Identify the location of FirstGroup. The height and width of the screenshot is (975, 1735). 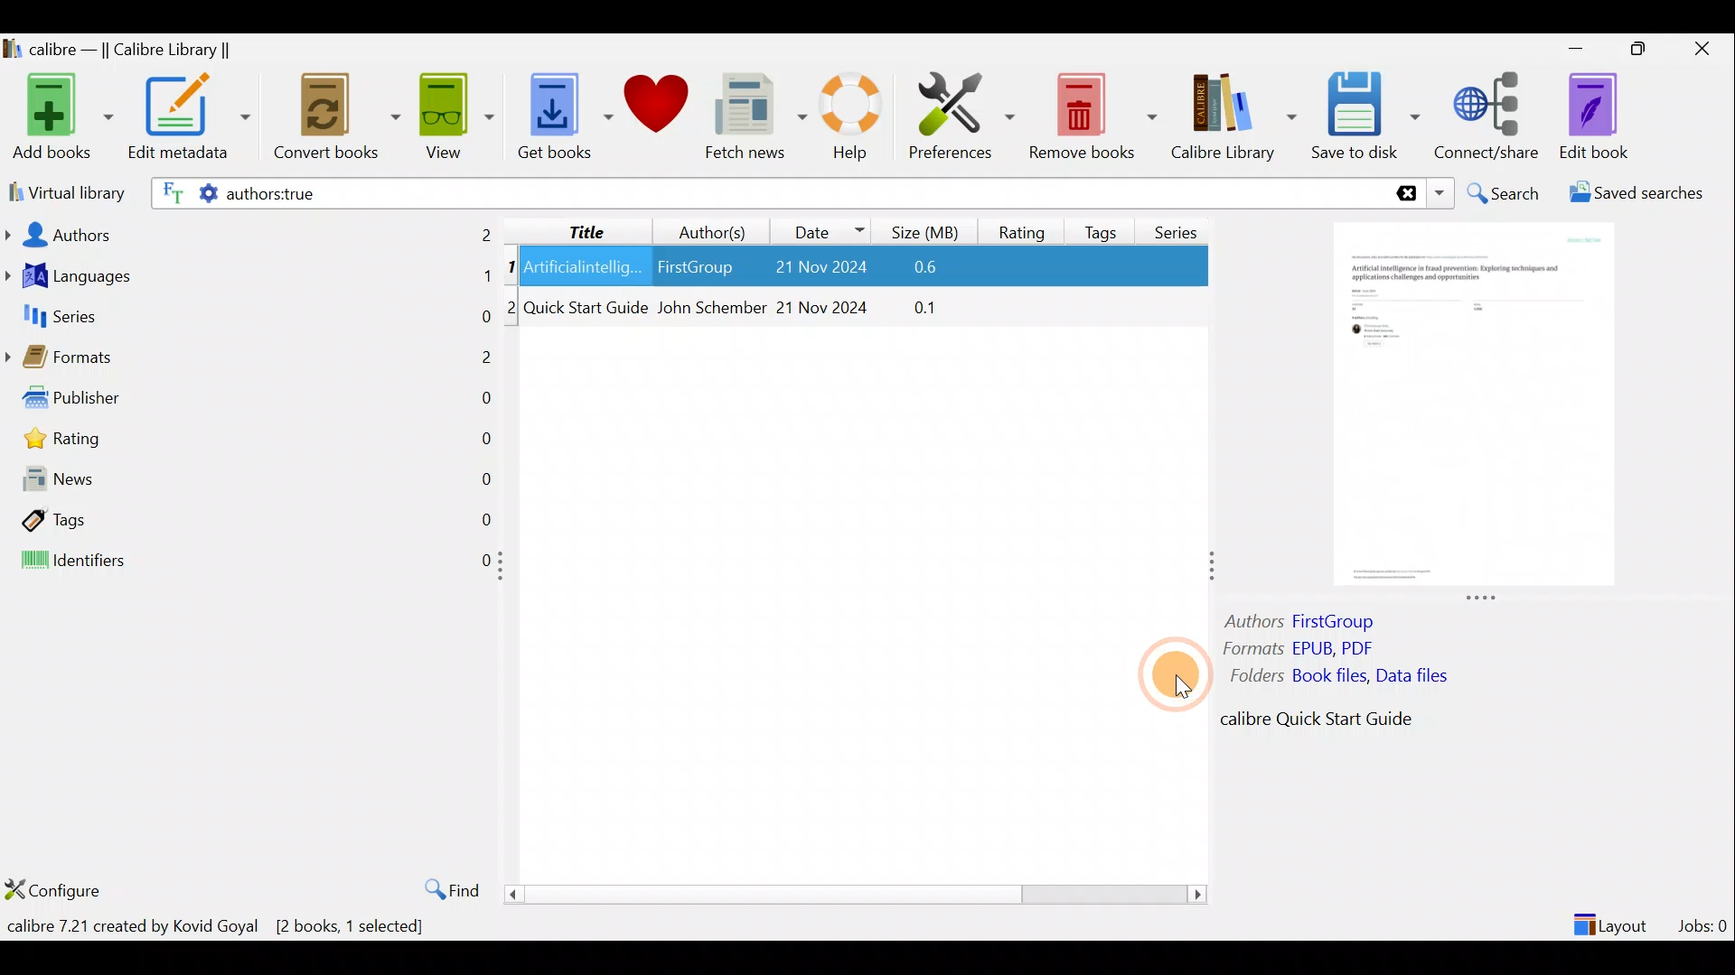
(694, 264).